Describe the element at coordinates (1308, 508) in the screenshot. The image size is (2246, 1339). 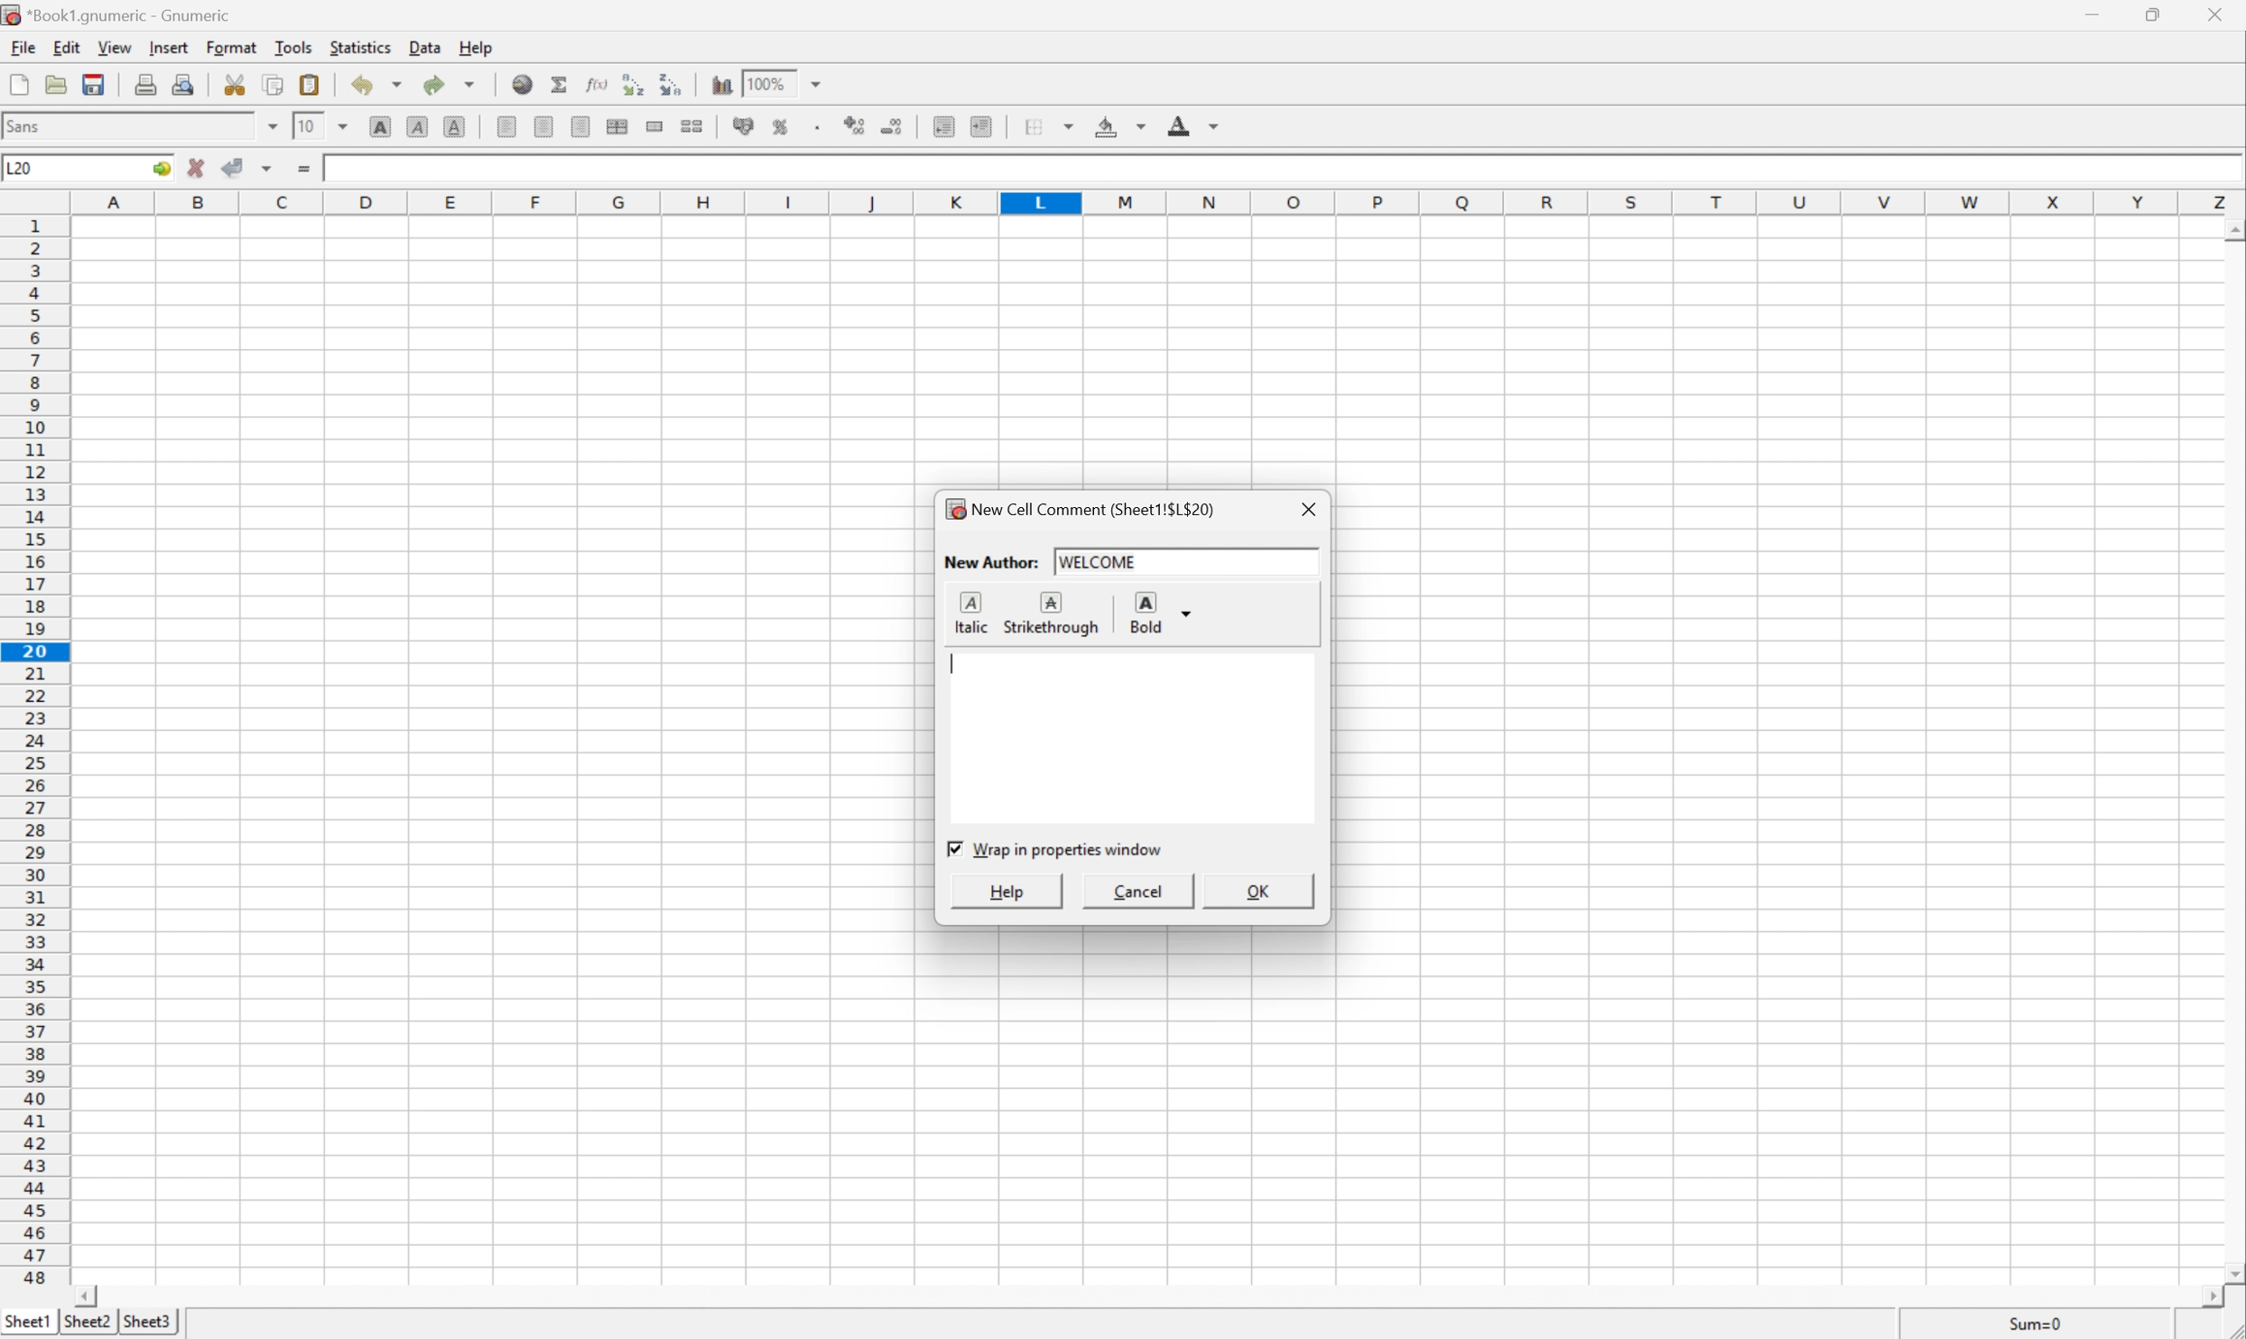
I see `Close` at that location.